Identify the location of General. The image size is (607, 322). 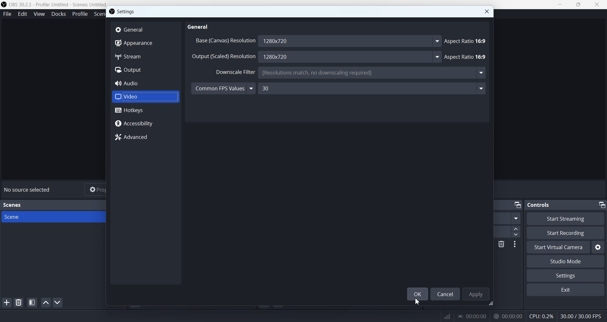
(199, 27).